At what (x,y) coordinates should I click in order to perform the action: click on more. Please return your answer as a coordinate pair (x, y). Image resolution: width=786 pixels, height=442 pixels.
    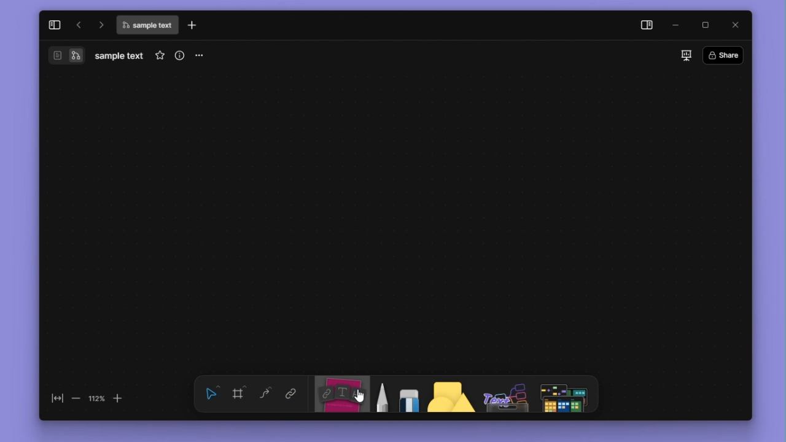
    Looking at the image, I should click on (563, 394).